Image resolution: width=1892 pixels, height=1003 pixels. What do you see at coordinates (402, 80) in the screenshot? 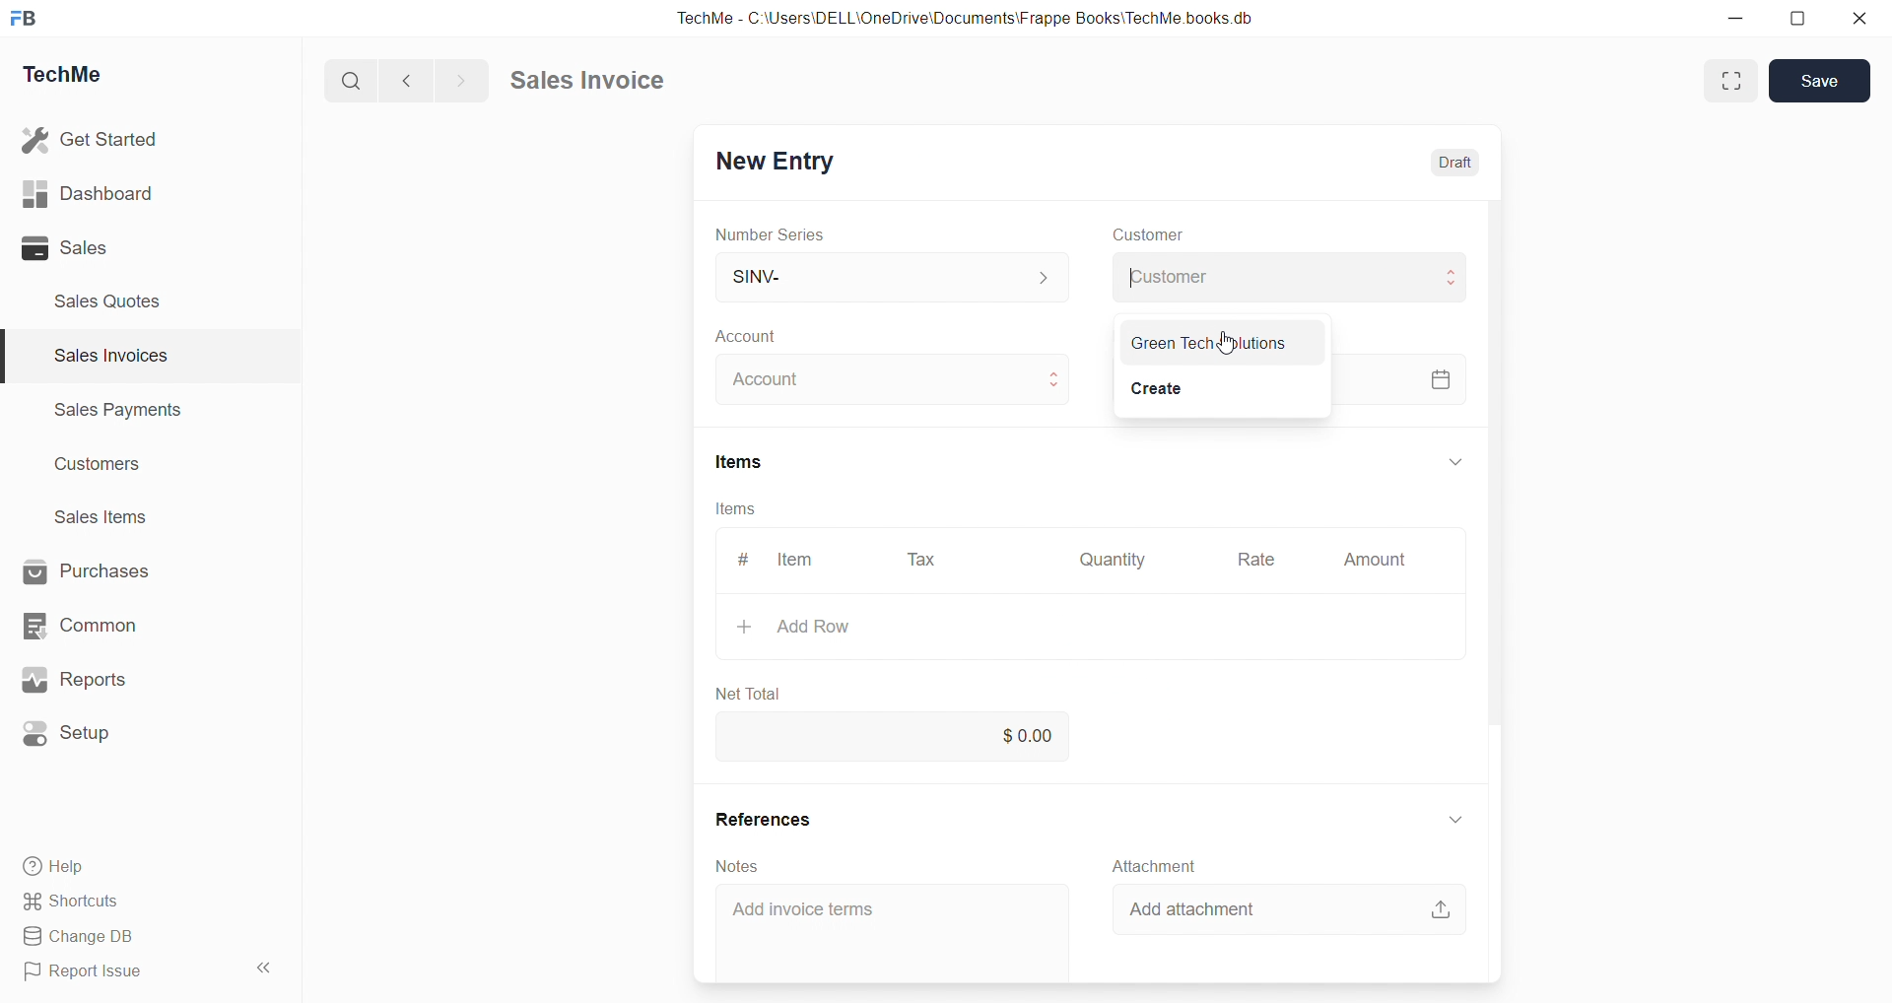
I see `back` at bounding box center [402, 80].